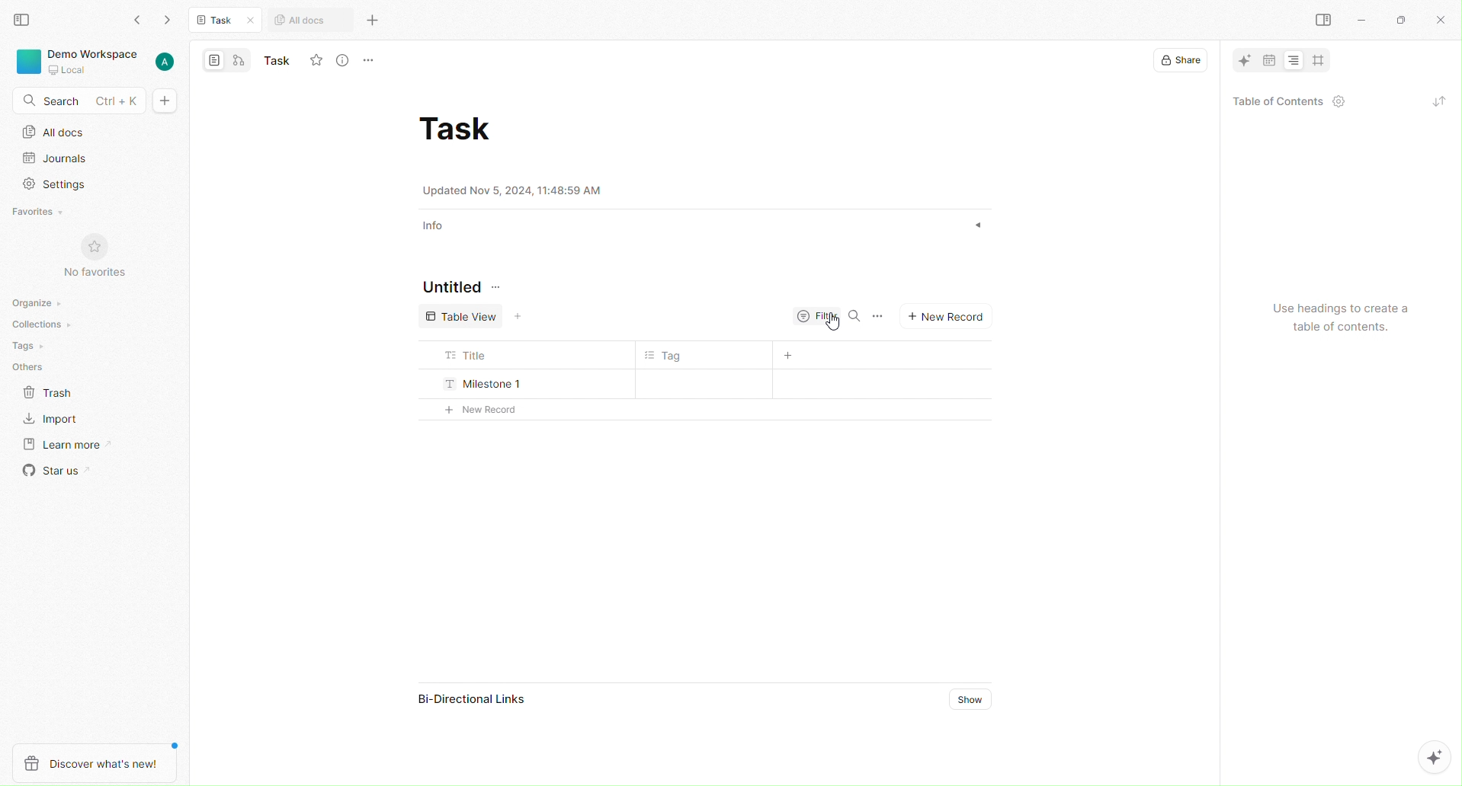 The height and width of the screenshot is (786, 1462). Describe the element at coordinates (1326, 21) in the screenshot. I see `Right pane` at that location.